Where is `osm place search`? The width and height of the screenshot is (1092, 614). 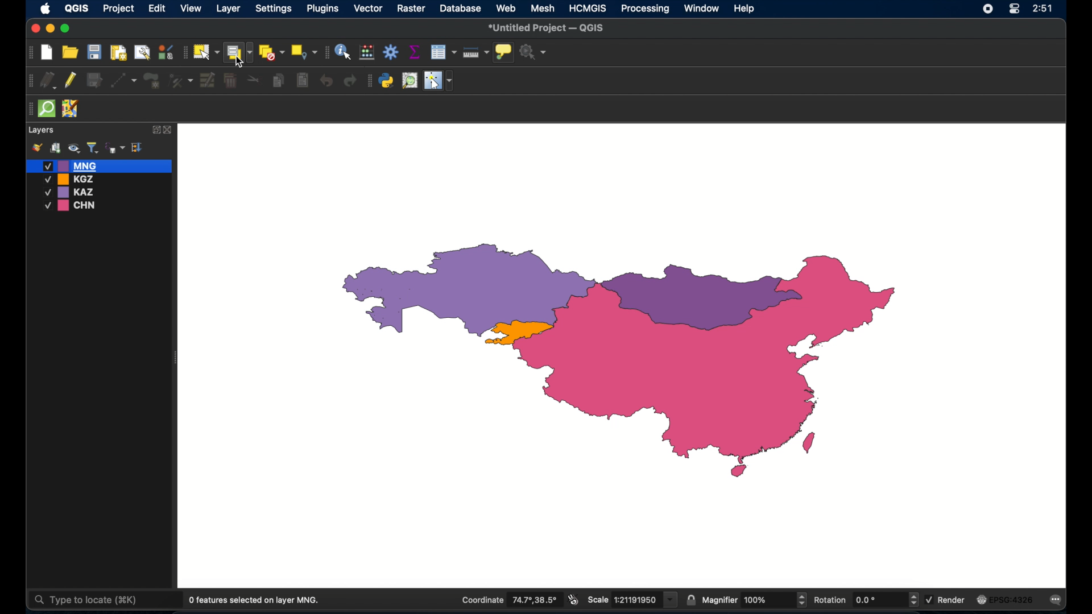
osm place search is located at coordinates (409, 81).